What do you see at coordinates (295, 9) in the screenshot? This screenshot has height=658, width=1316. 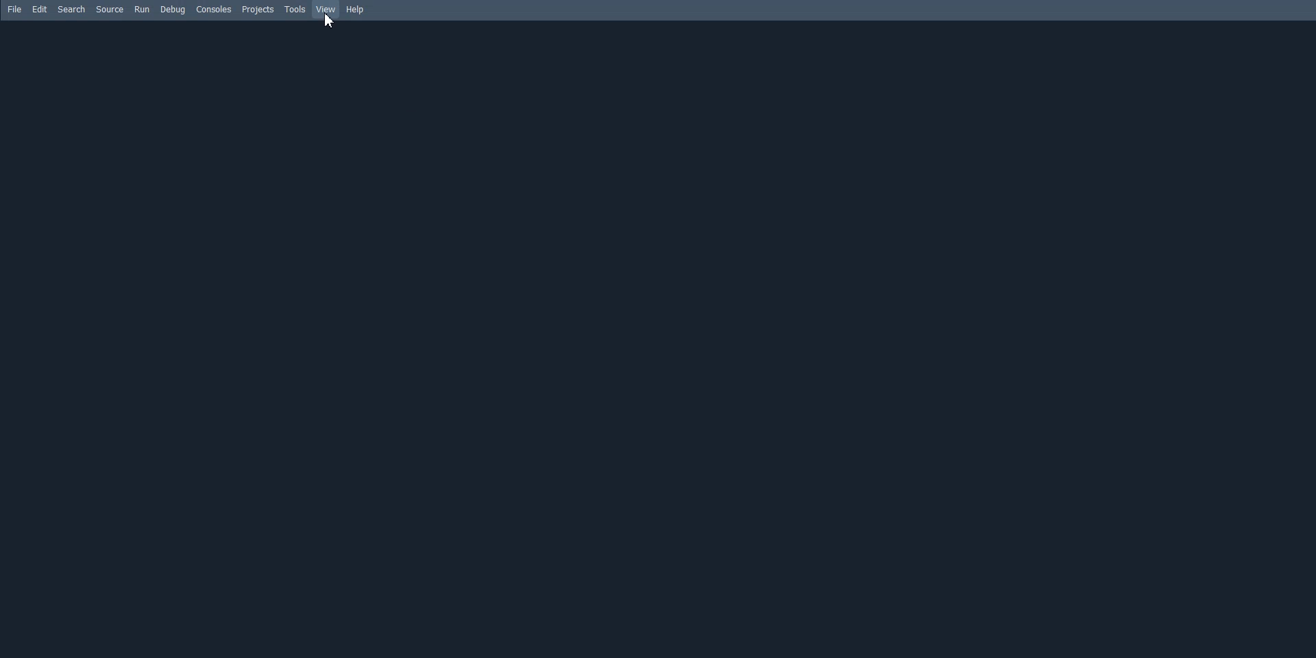 I see `Tools` at bounding box center [295, 9].